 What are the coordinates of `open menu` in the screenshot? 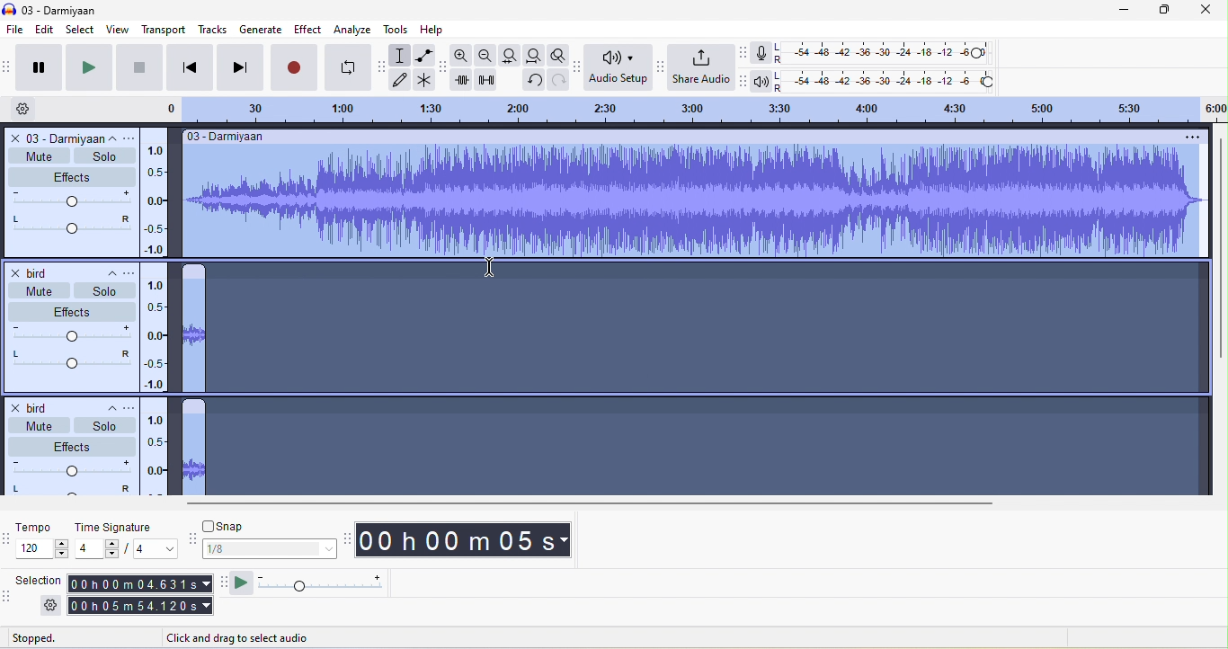 It's located at (134, 271).